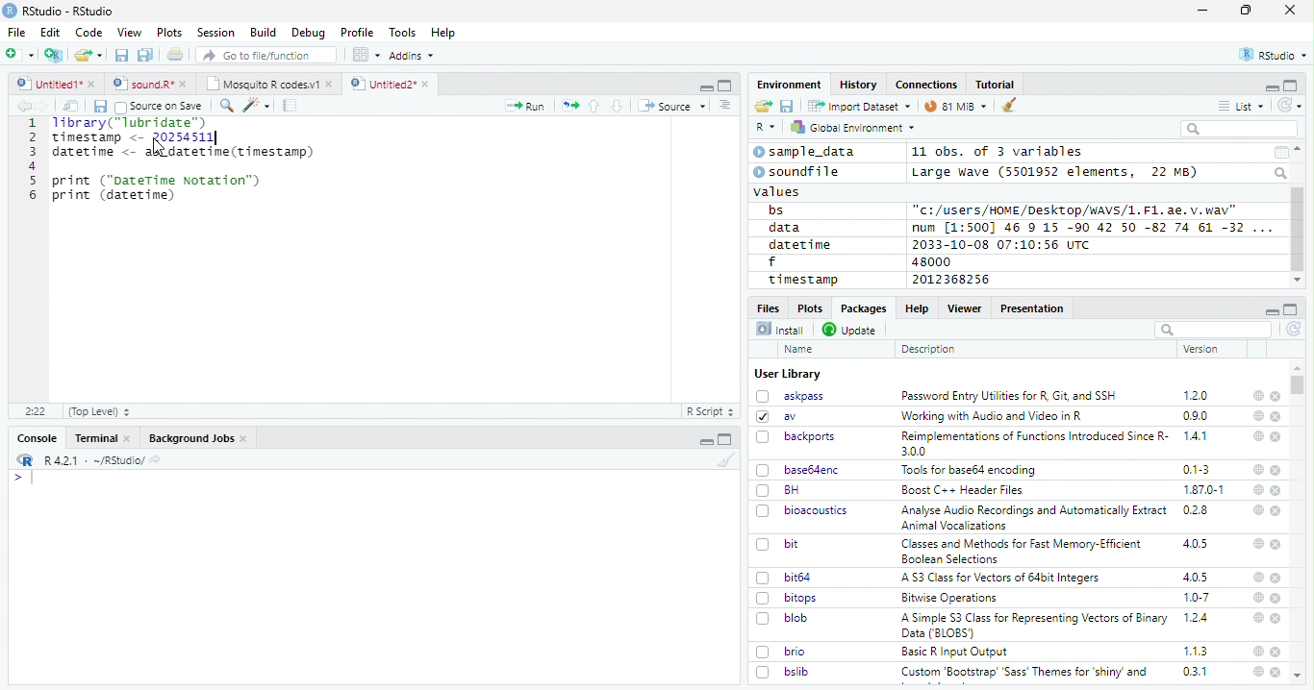 The height and width of the screenshot is (690, 1314). Describe the element at coordinates (705, 86) in the screenshot. I see `minimize` at that location.